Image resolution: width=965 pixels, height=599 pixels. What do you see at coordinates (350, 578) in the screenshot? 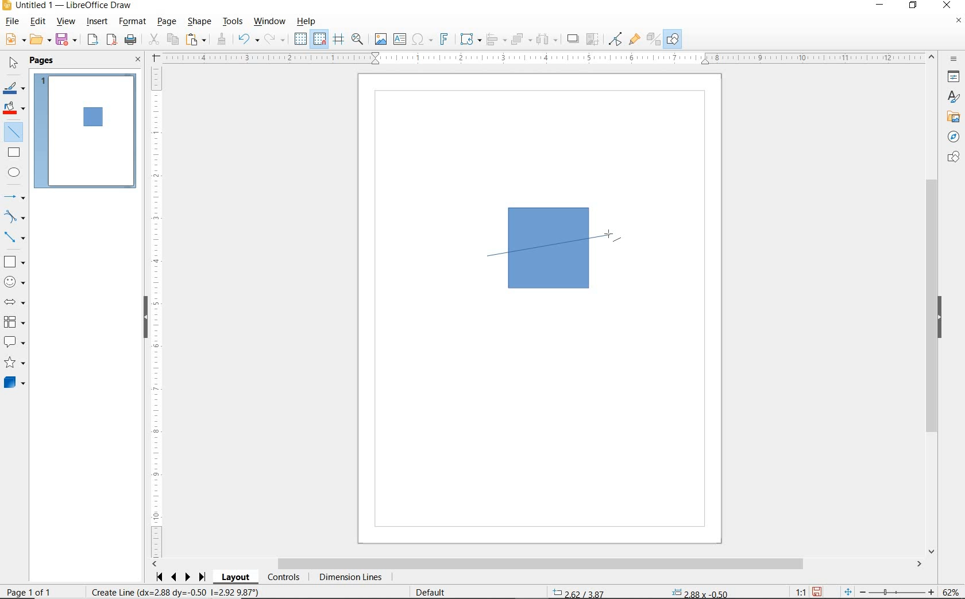
I see `DIMENSION LINES` at bounding box center [350, 578].